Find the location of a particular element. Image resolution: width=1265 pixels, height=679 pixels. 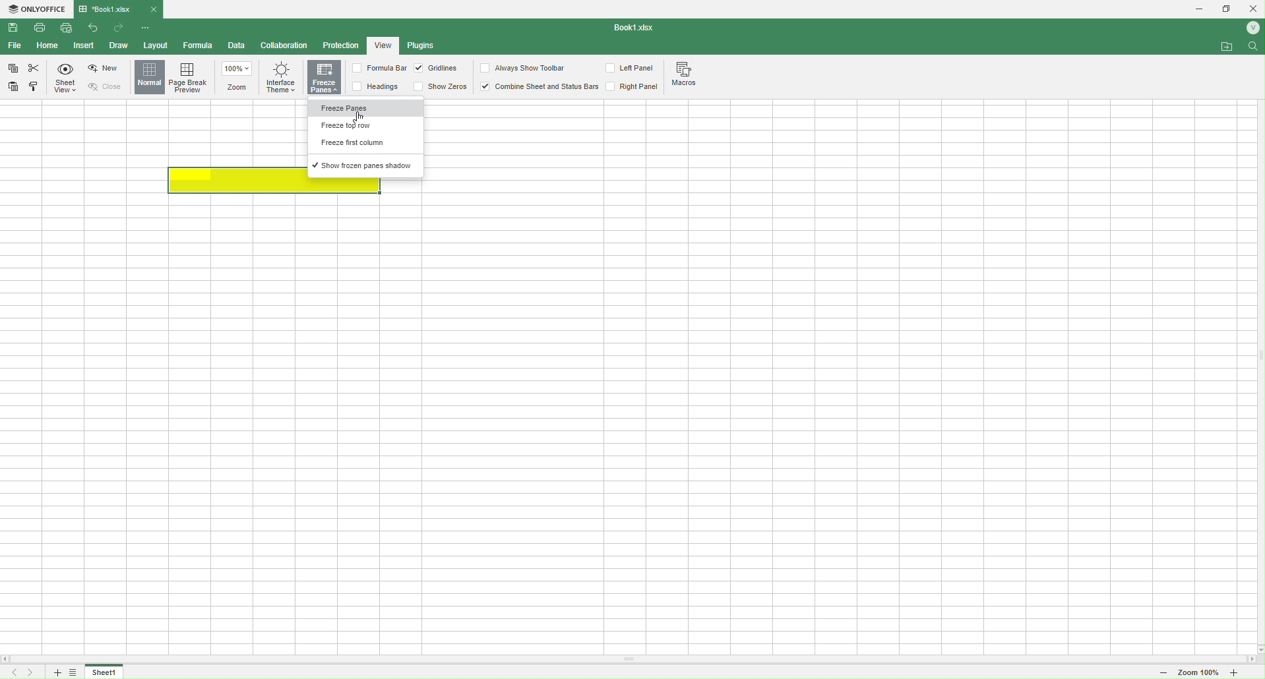

Sheet 1 is located at coordinates (105, 672).